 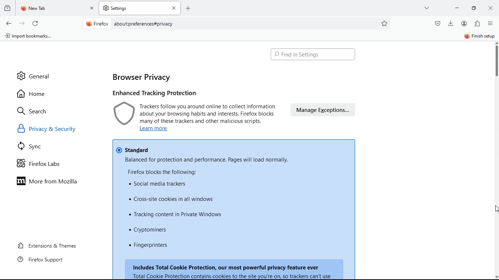 I want to click on more, so click(x=428, y=8).